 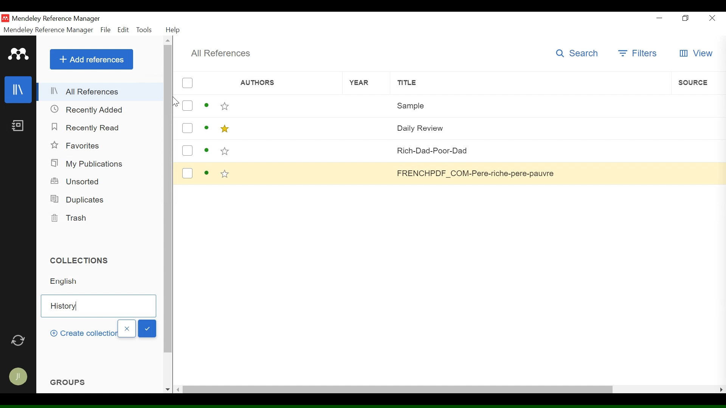 I want to click on (un)select, so click(x=187, y=151).